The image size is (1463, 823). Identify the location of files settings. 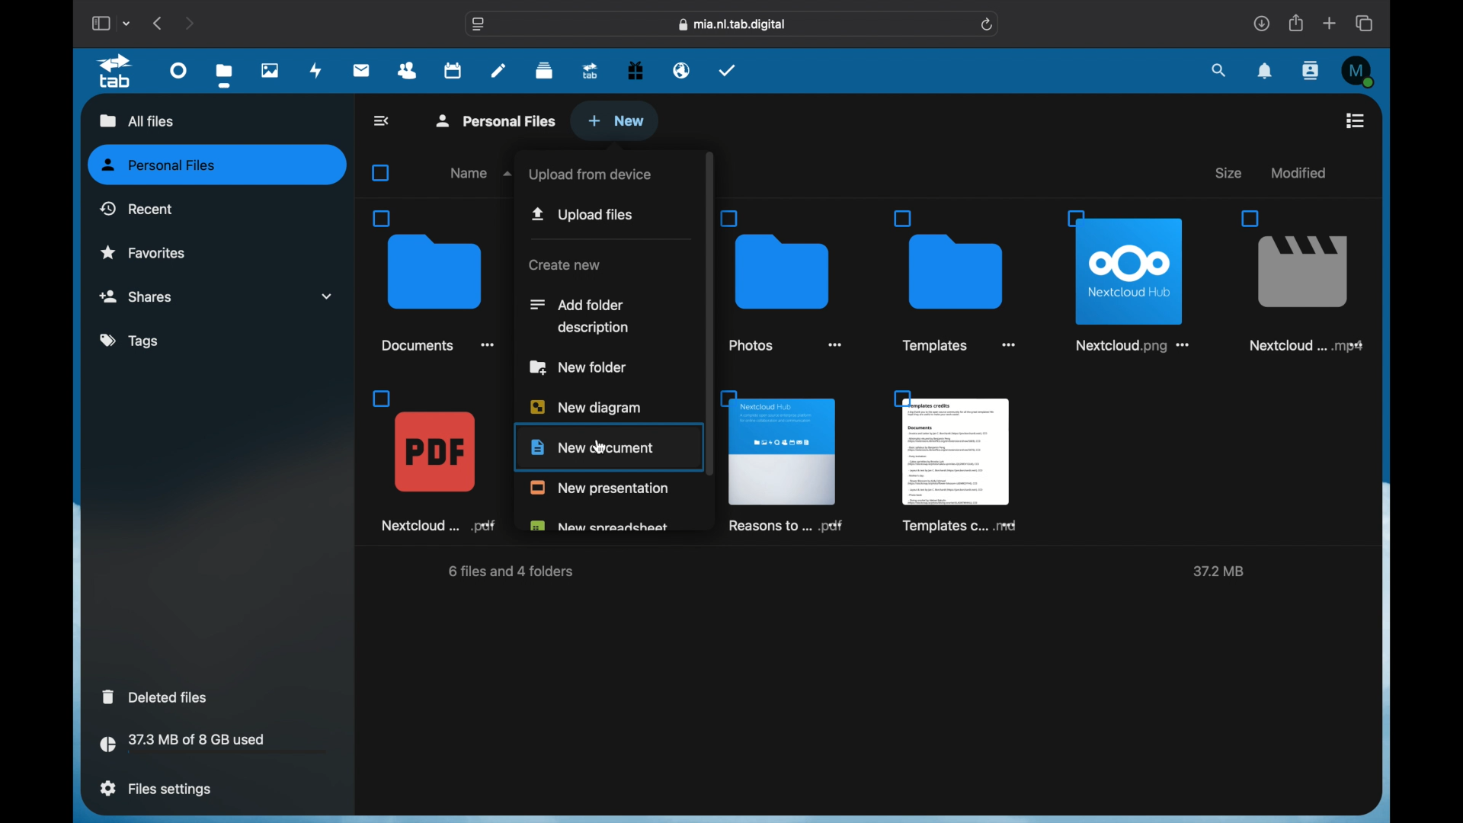
(155, 789).